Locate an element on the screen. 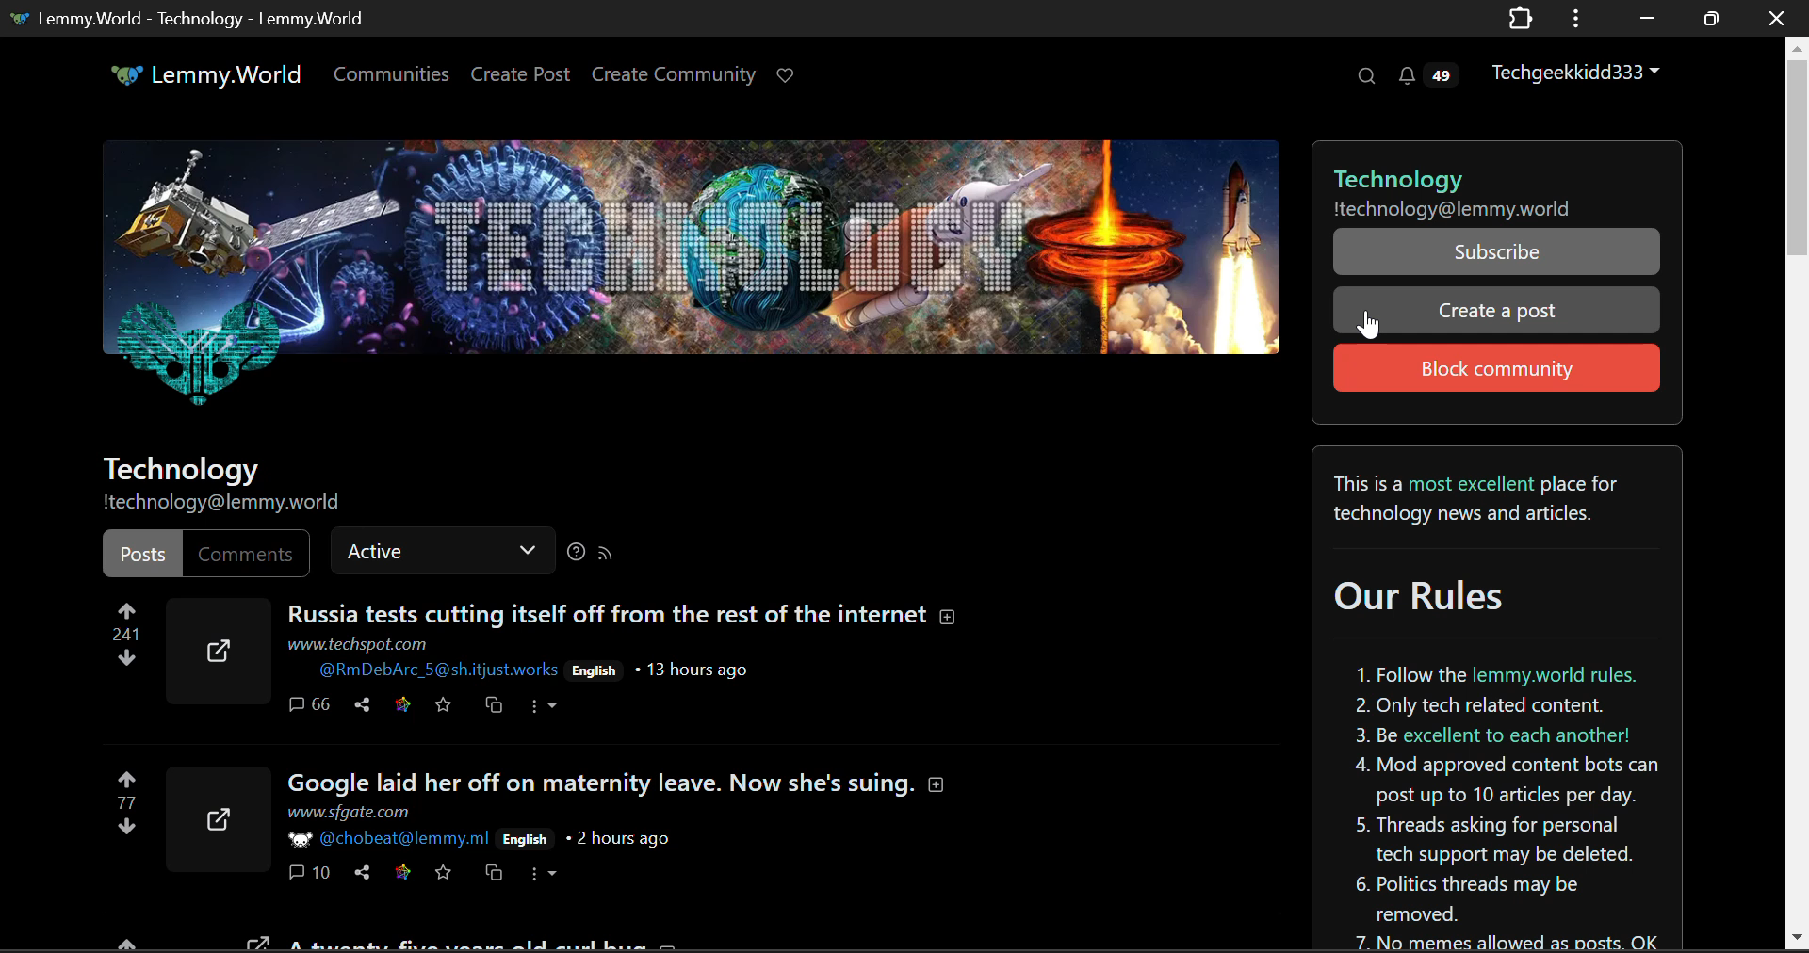 This screenshot has width=1809, height=953. Share is located at coordinates (361, 874).